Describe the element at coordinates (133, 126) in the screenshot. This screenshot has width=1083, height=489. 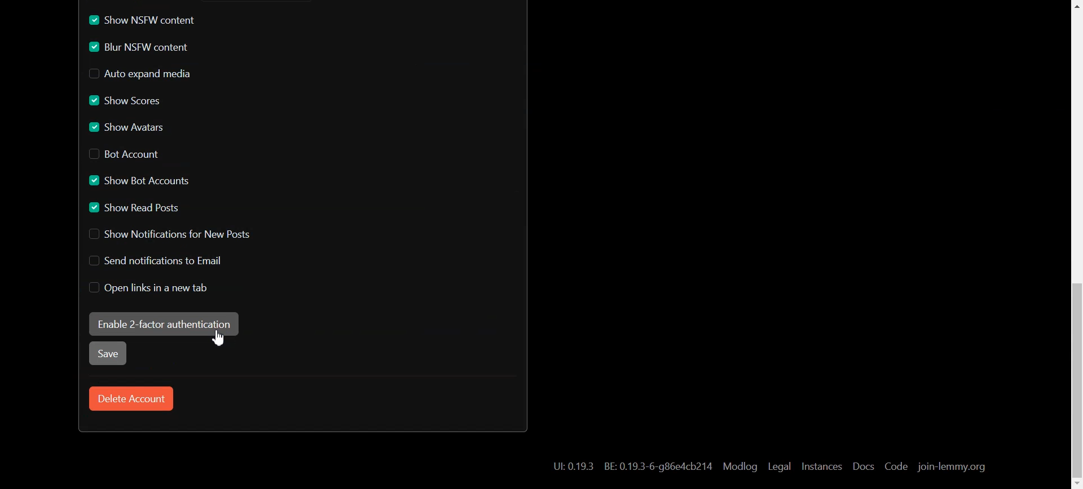
I see `Enable Show Avatars` at that location.